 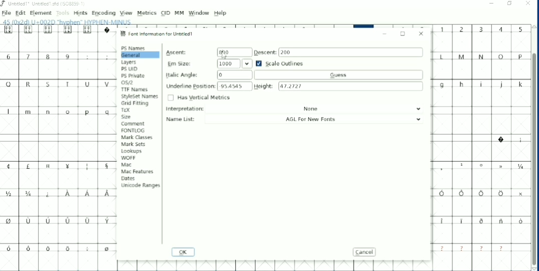 What do you see at coordinates (140, 96) in the screenshot?
I see `StyleSet Names` at bounding box center [140, 96].